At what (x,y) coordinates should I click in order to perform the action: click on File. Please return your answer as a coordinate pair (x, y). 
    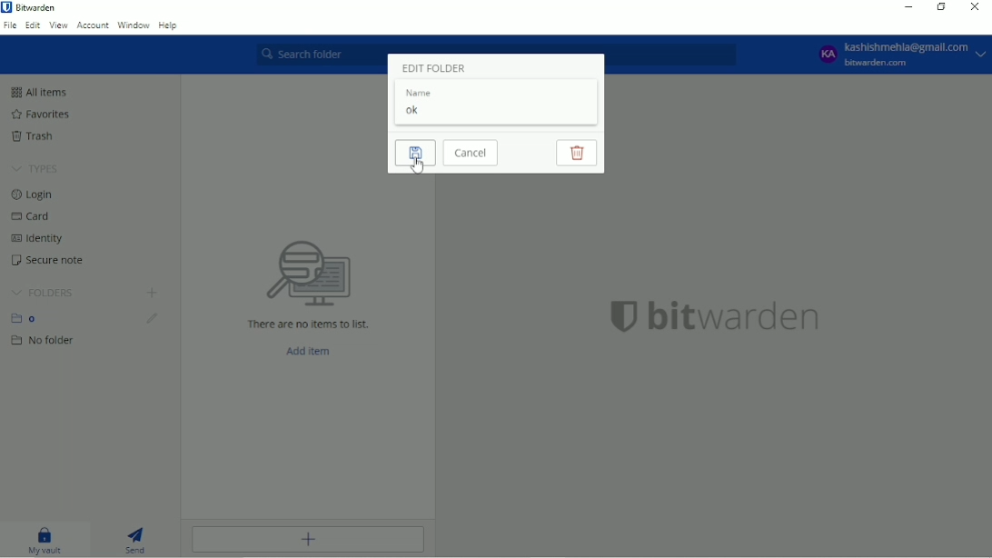
    Looking at the image, I should click on (10, 25).